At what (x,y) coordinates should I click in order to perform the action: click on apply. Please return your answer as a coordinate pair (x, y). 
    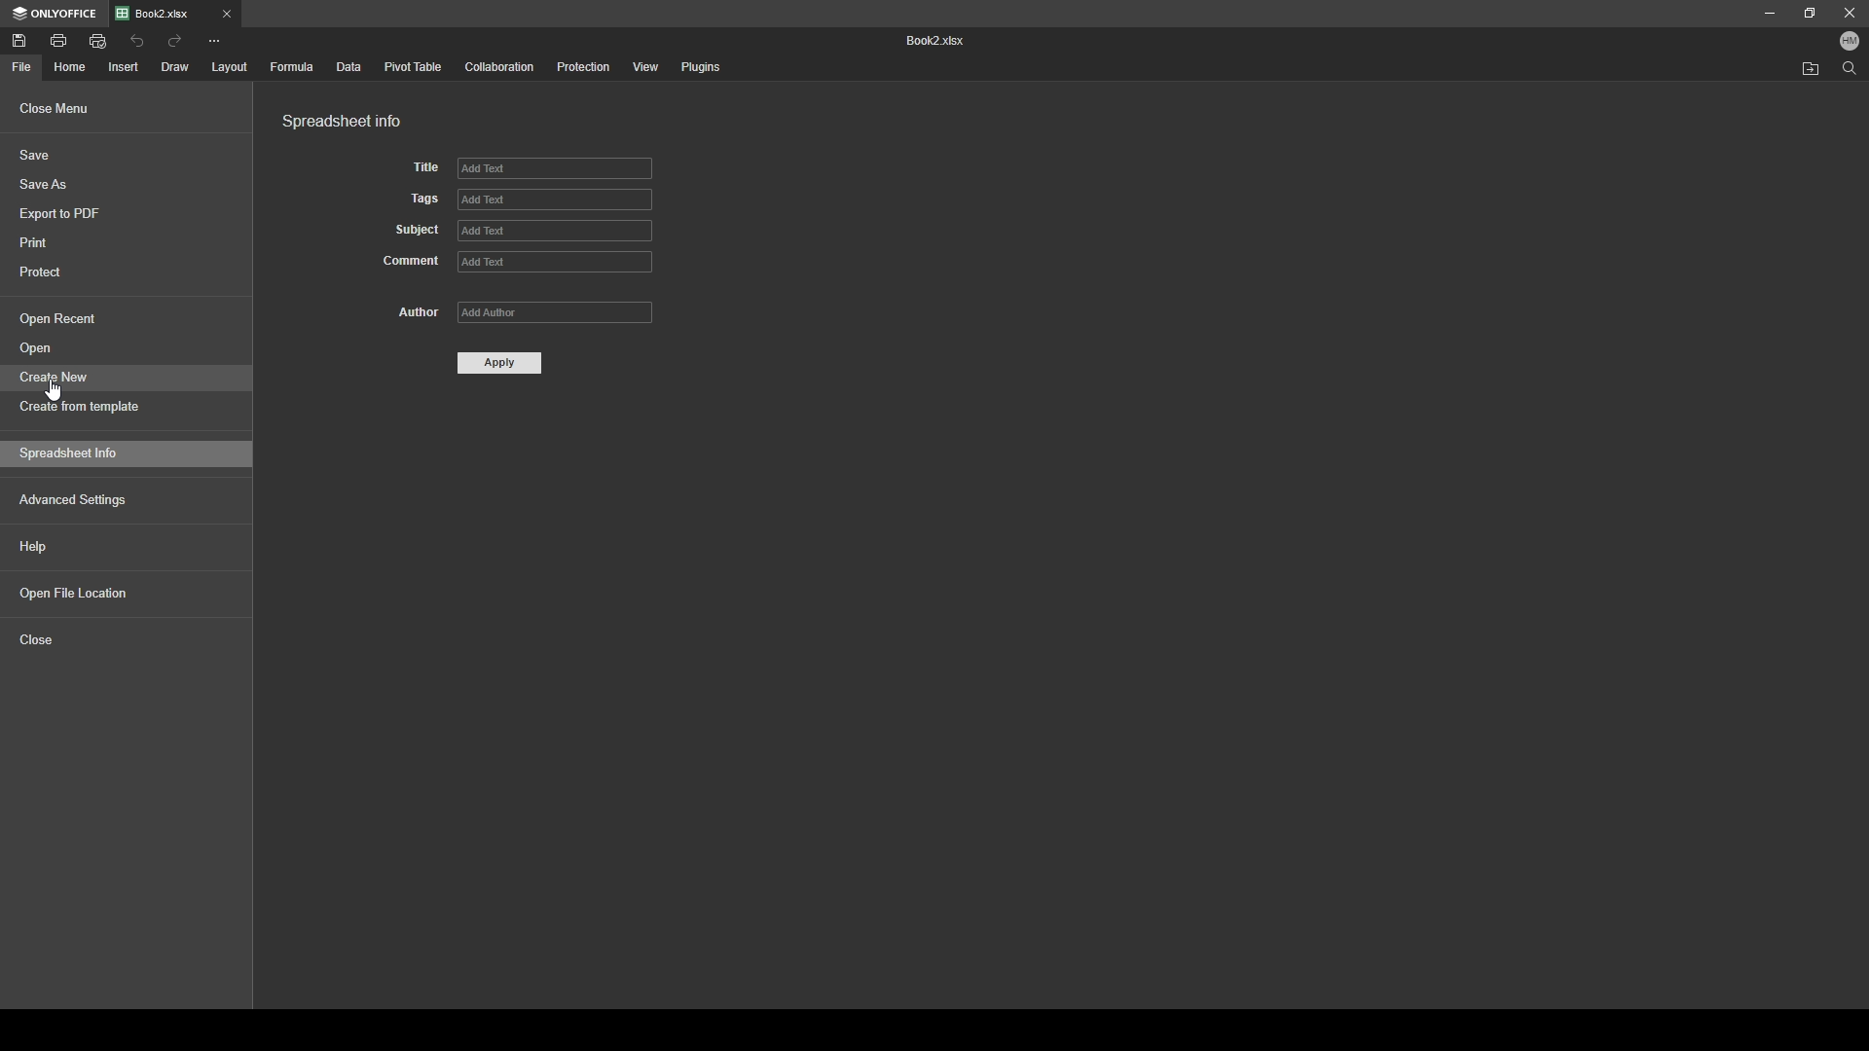
    Looking at the image, I should click on (502, 363).